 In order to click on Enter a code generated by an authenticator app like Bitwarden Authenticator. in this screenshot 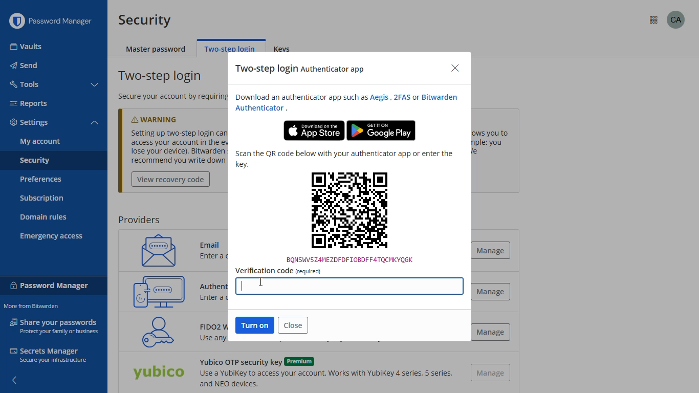, I will do `click(215, 298)`.